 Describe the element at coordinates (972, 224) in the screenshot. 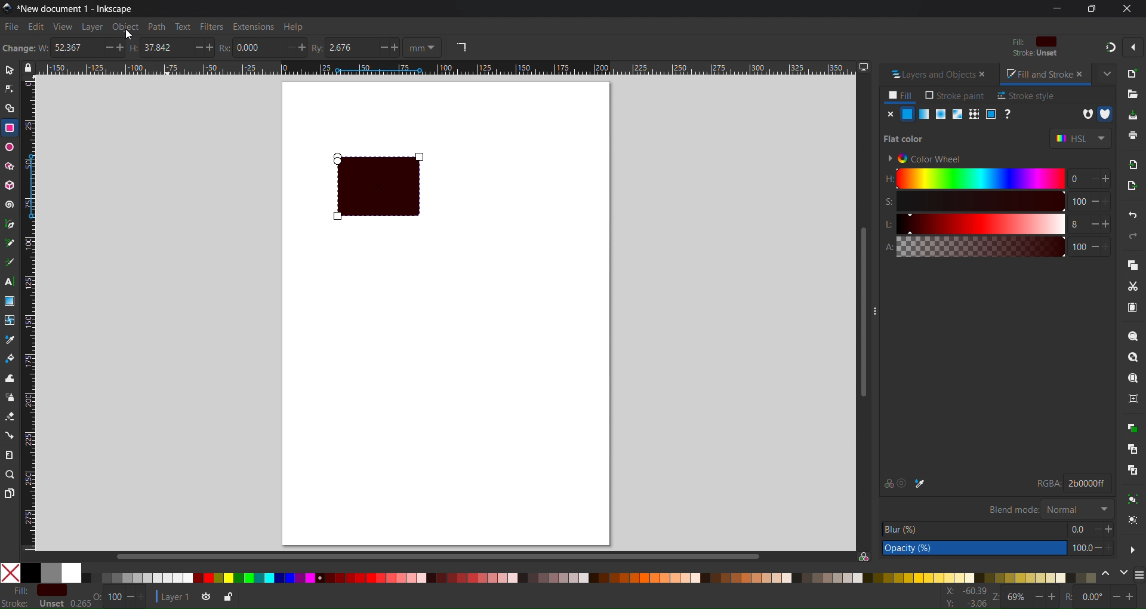

I see `Lightness` at that location.